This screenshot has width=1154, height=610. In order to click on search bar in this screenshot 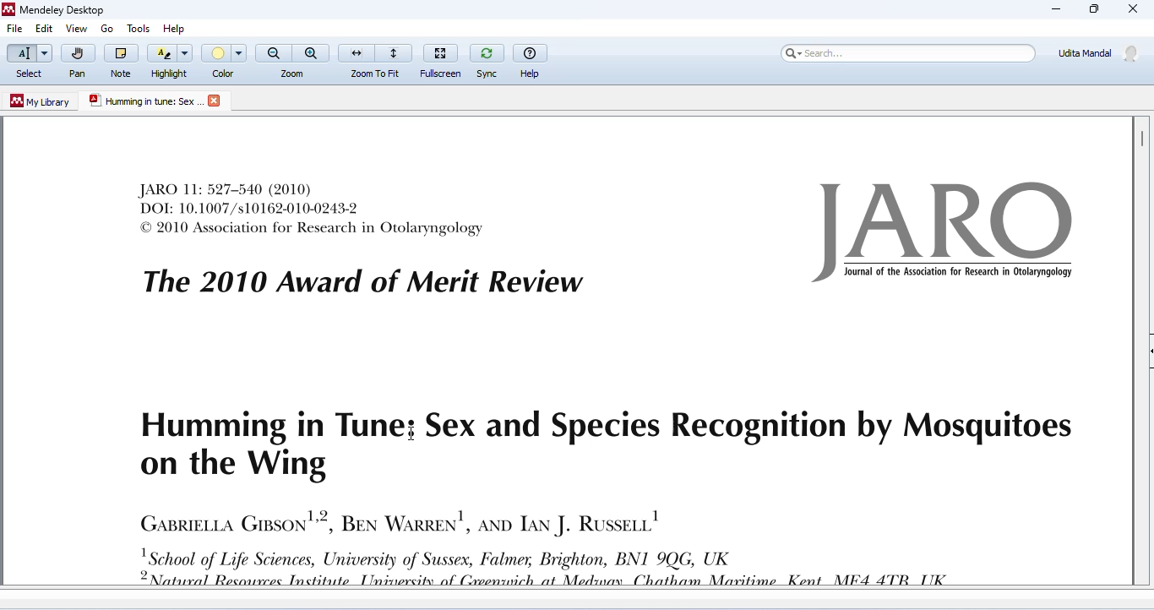, I will do `click(906, 52)`.